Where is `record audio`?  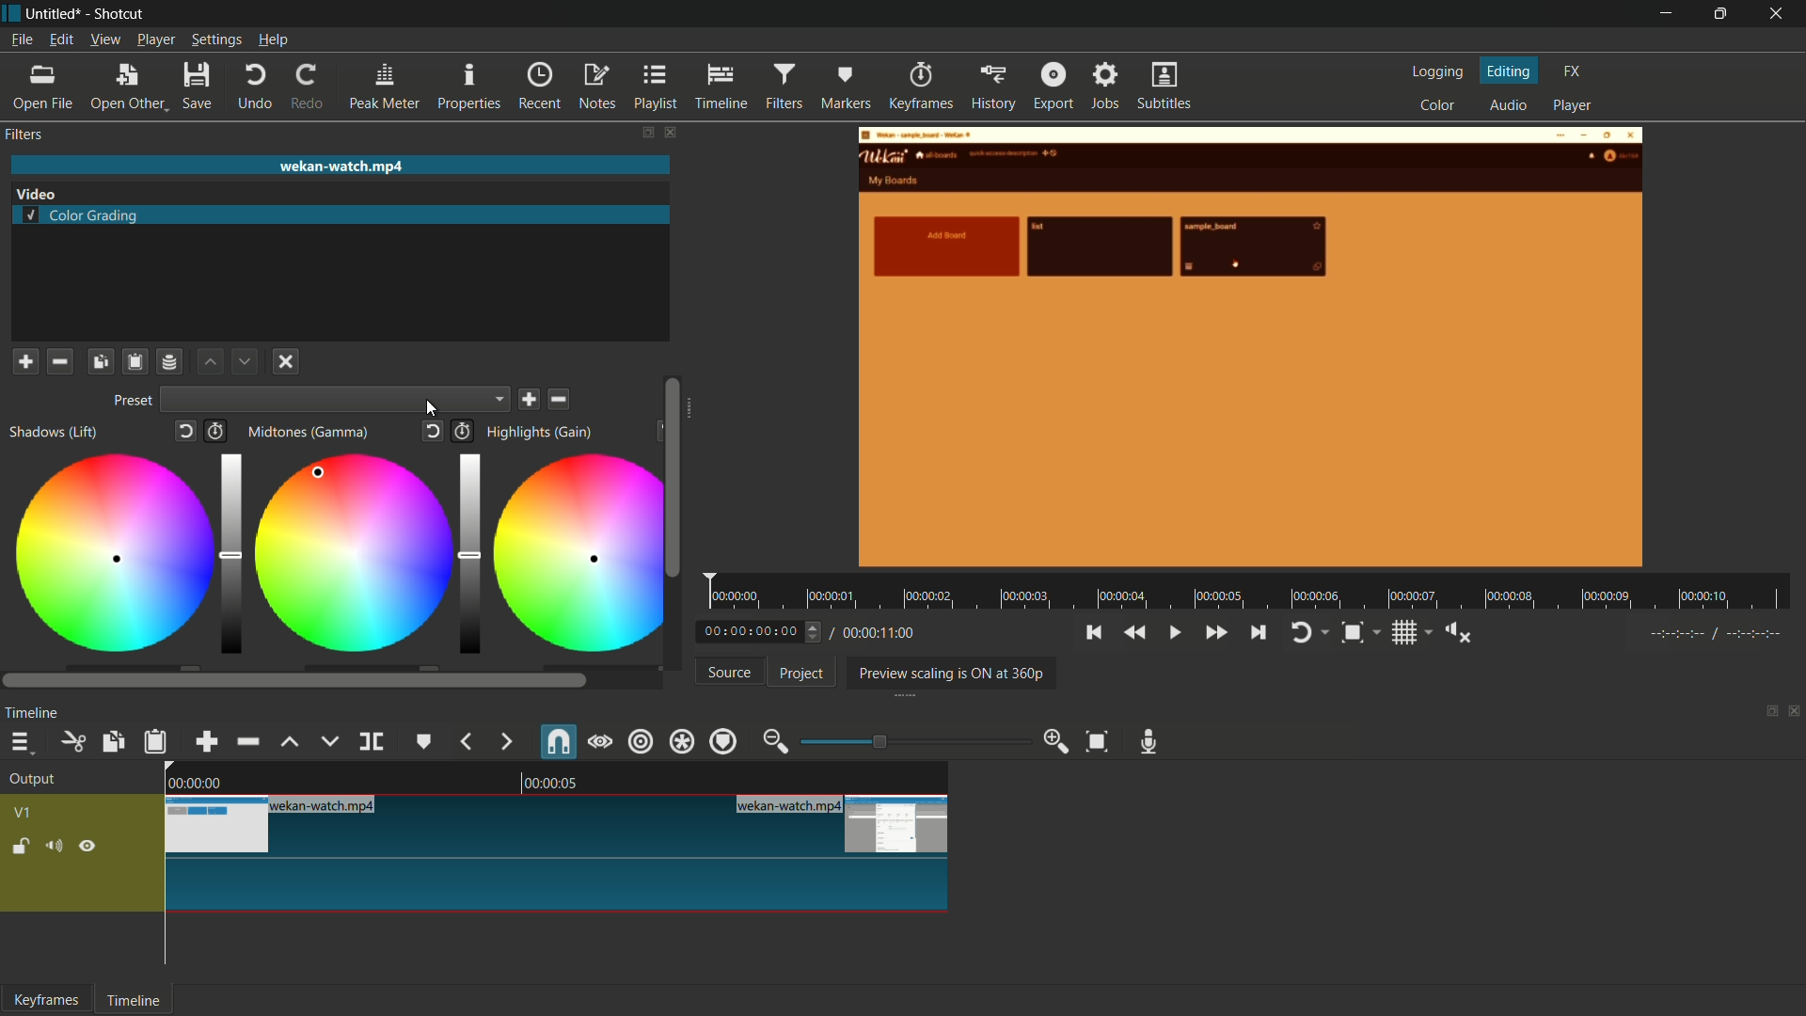
record audio is located at coordinates (1150, 742).